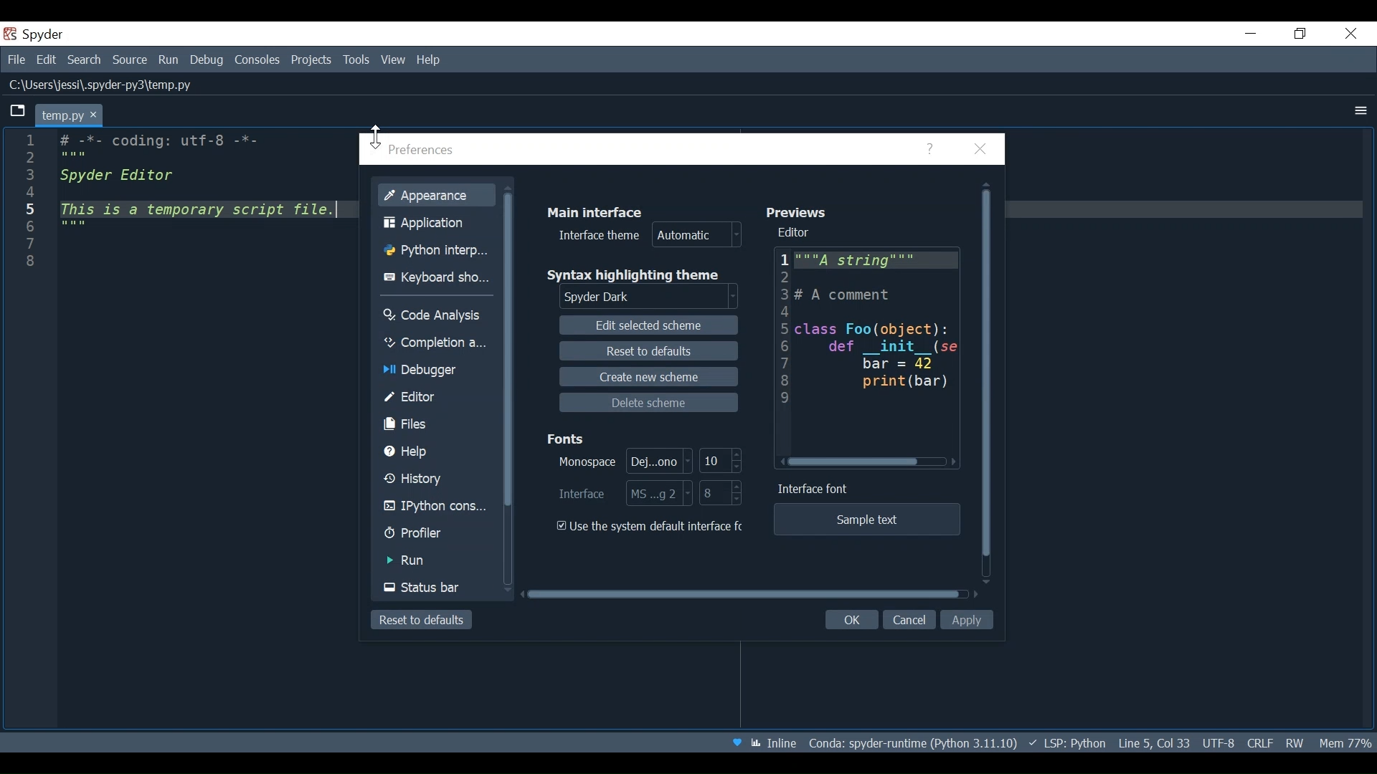 The width and height of the screenshot is (1377, 774). What do you see at coordinates (625, 461) in the screenshot?
I see `Select Monospace Fonts` at bounding box center [625, 461].